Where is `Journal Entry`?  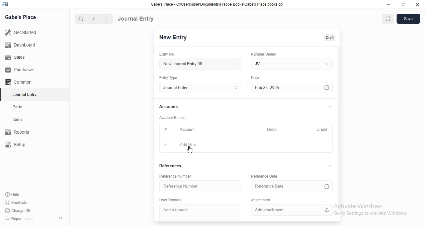
Journal Entry is located at coordinates (136, 18).